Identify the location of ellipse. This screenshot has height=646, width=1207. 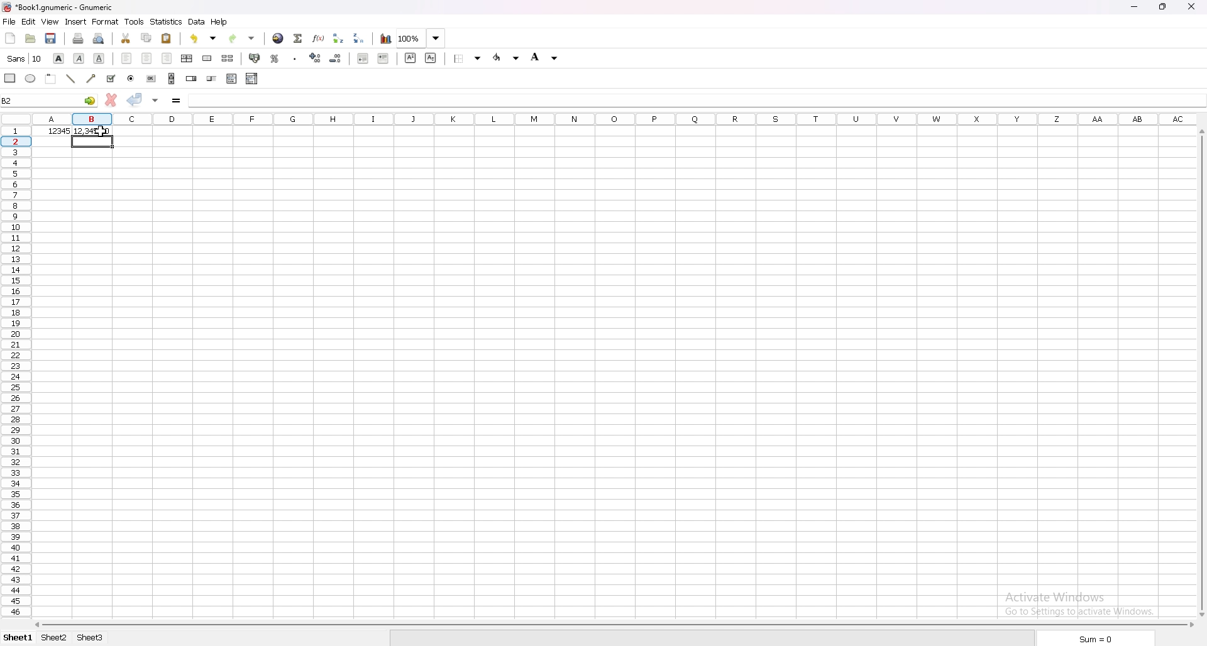
(31, 79).